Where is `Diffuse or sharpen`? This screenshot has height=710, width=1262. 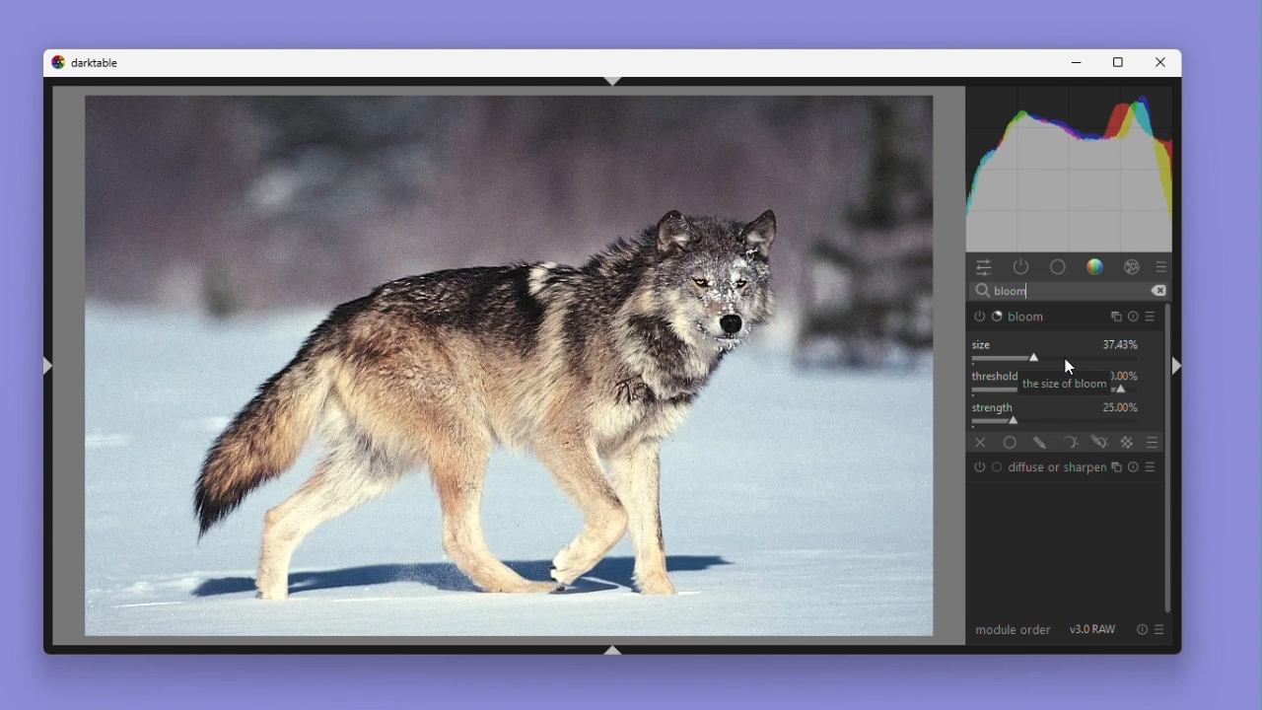
Diffuse or sharpen is located at coordinates (1055, 466).